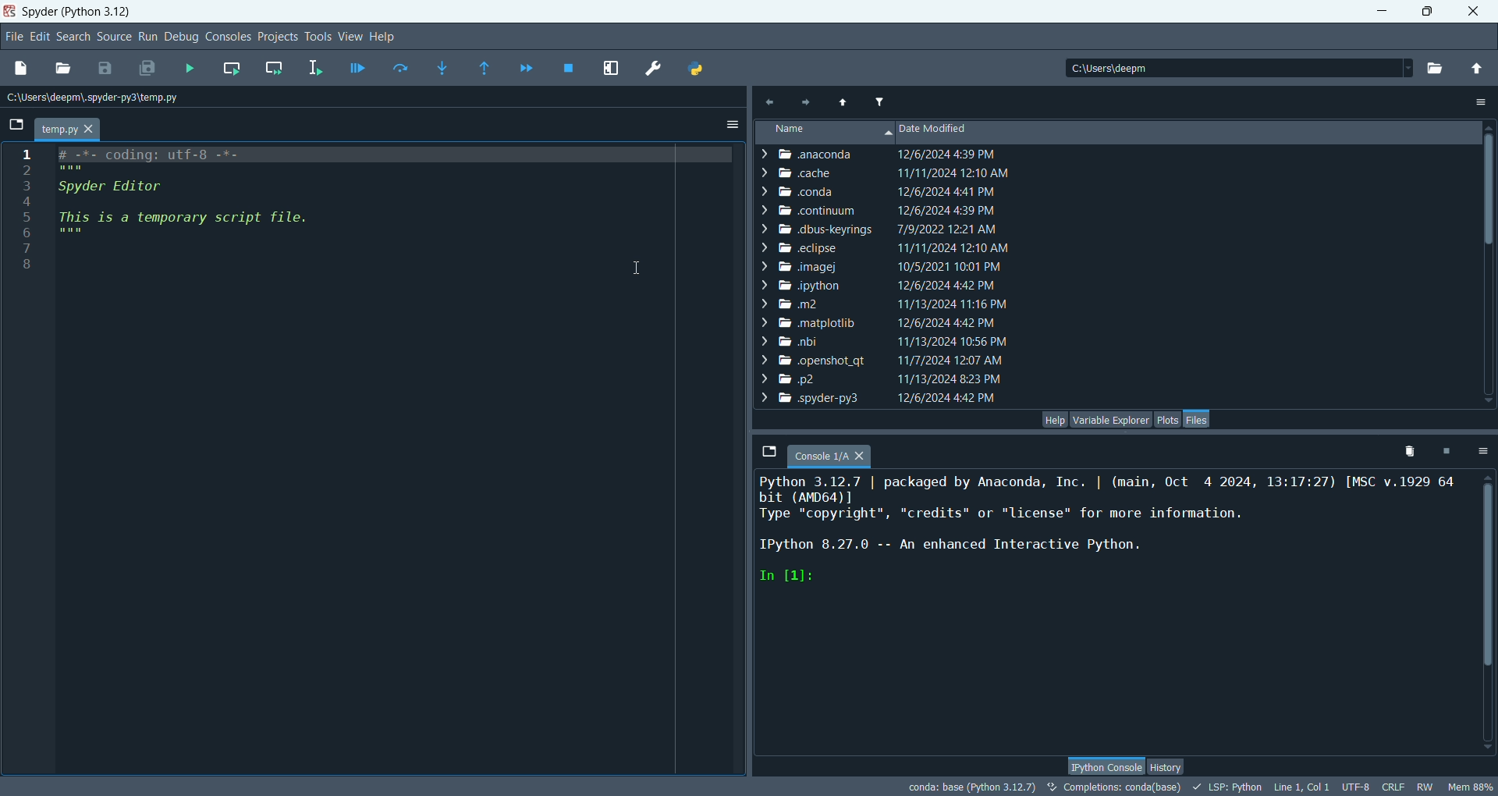 This screenshot has height=796, width=1498. Describe the element at coordinates (97, 98) in the screenshot. I see `storage location` at that location.